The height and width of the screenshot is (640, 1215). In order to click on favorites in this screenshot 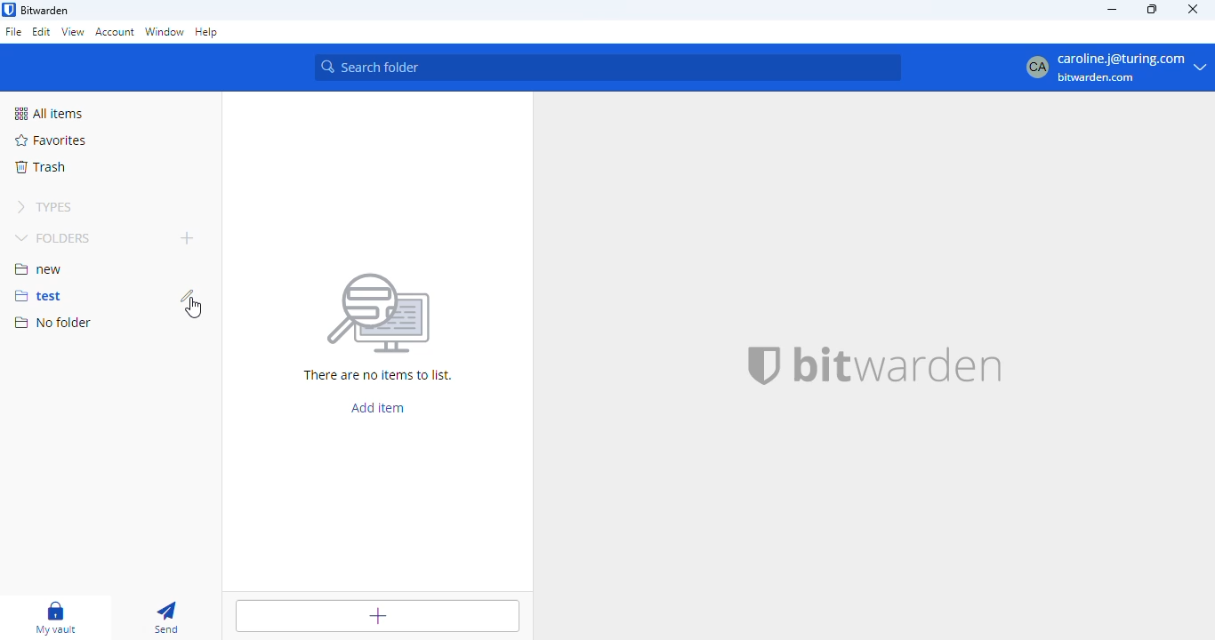, I will do `click(52, 140)`.